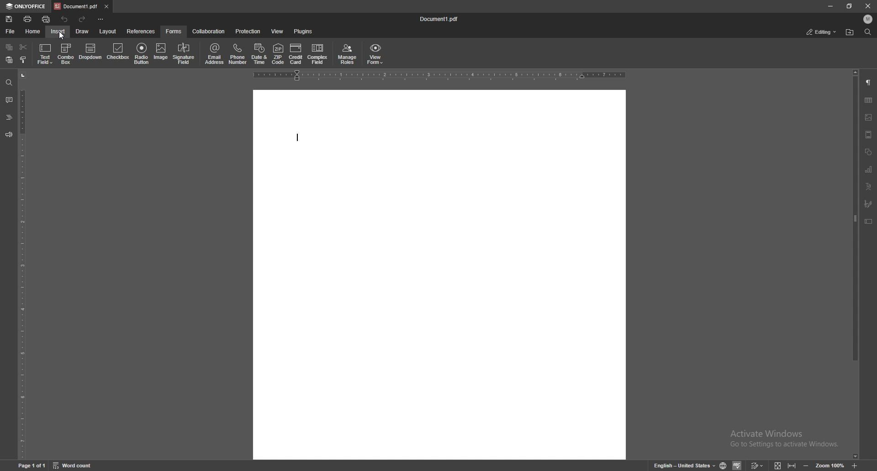 This screenshot has width=877, height=471. What do you see at coordinates (66, 19) in the screenshot?
I see `undo` at bounding box center [66, 19].